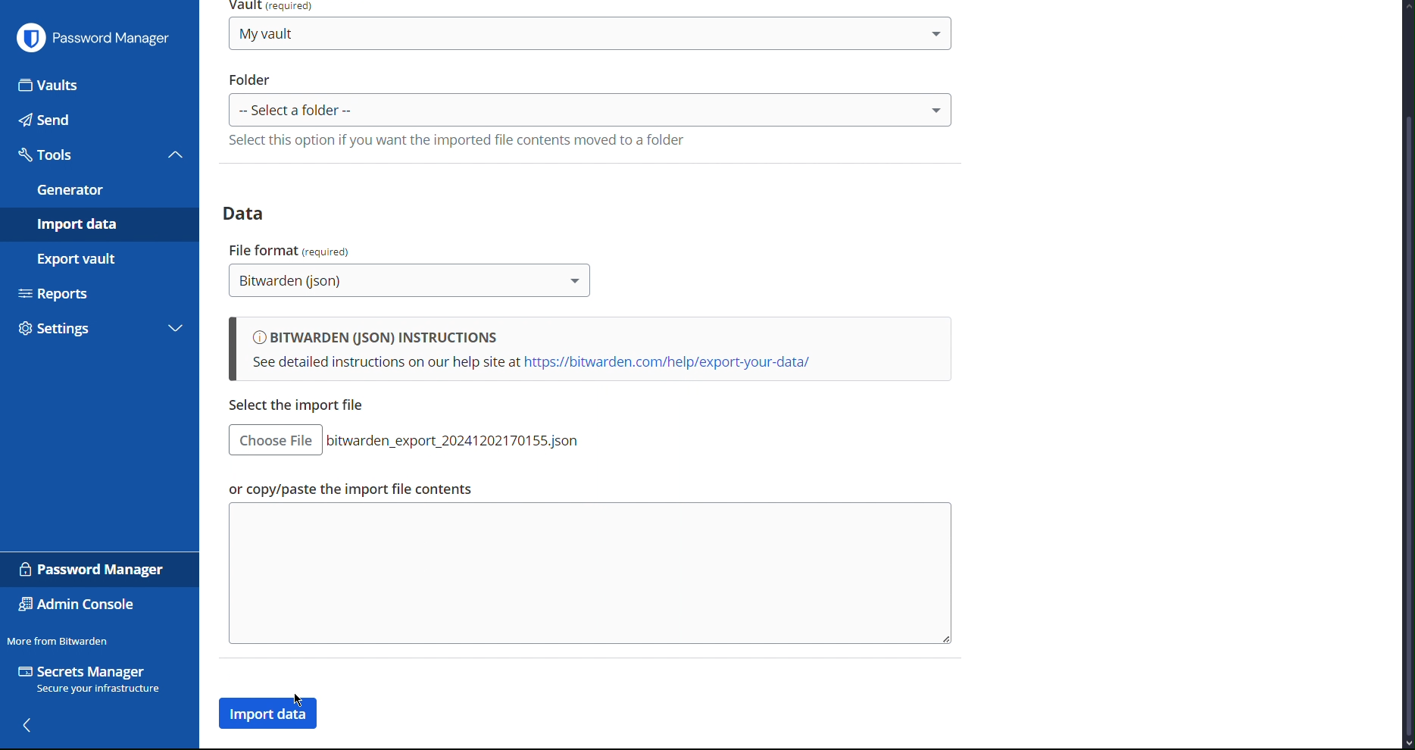  Describe the element at coordinates (275, 7) in the screenshot. I see `vault` at that location.